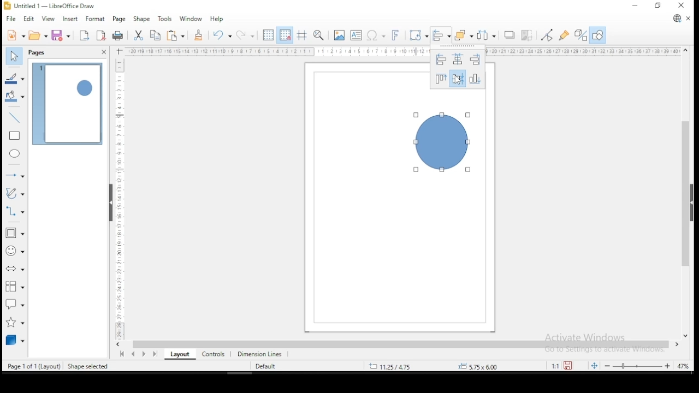 The image size is (699, 393). What do you see at coordinates (221, 35) in the screenshot?
I see `undo` at bounding box center [221, 35].